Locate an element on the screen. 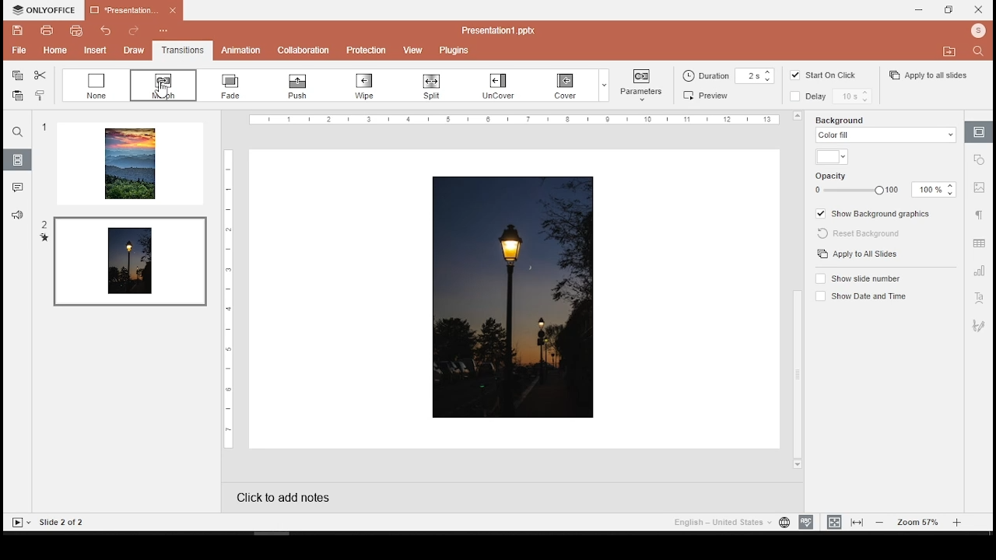 The image size is (996, 560). slide style is located at coordinates (793, 77).